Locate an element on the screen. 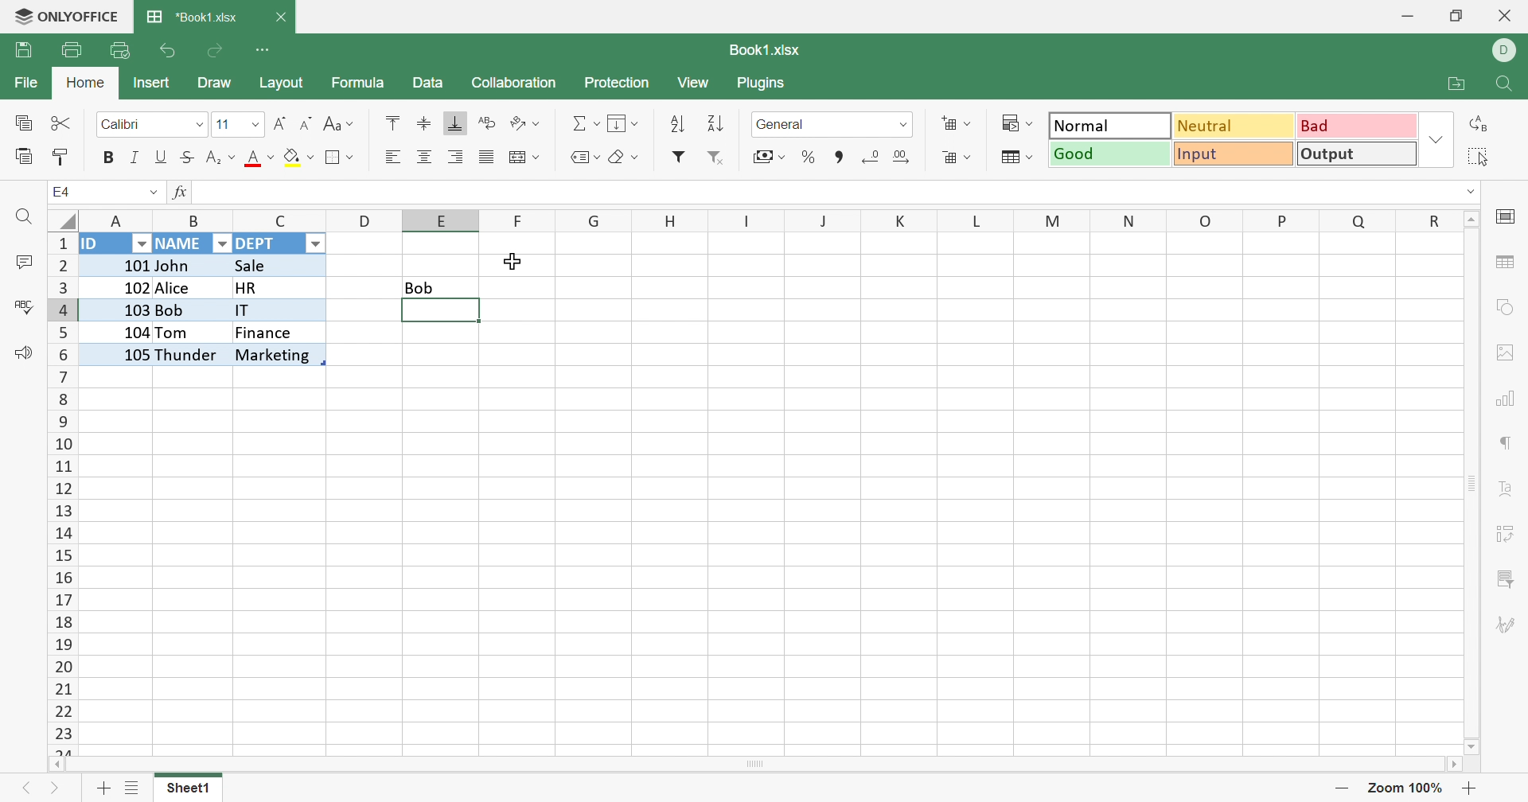  Tom is located at coordinates (175, 332).